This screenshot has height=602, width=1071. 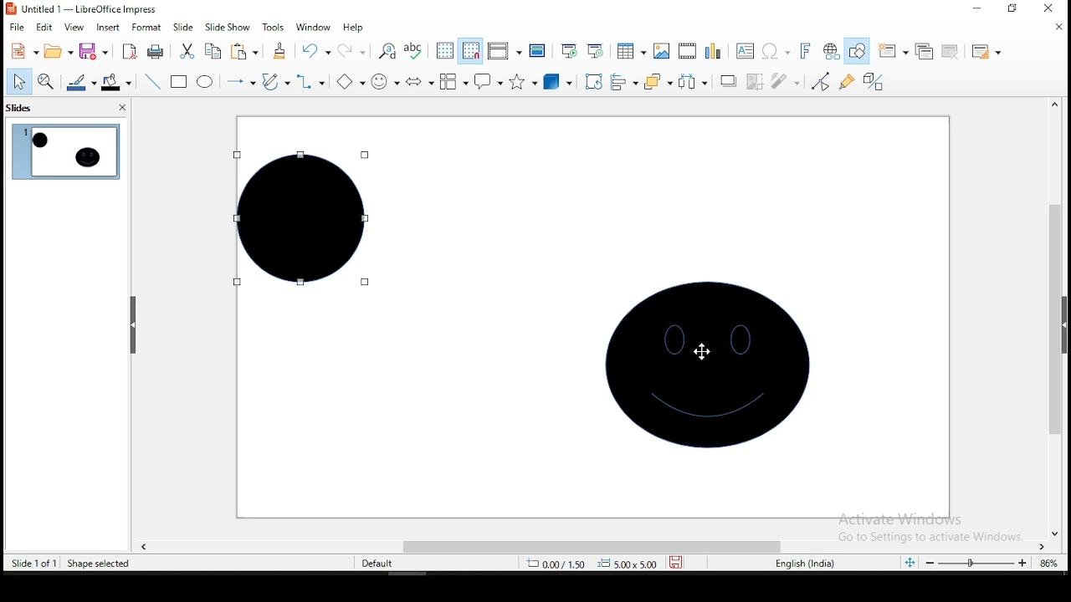 What do you see at coordinates (848, 81) in the screenshot?
I see `show gluepoint draw functions` at bounding box center [848, 81].